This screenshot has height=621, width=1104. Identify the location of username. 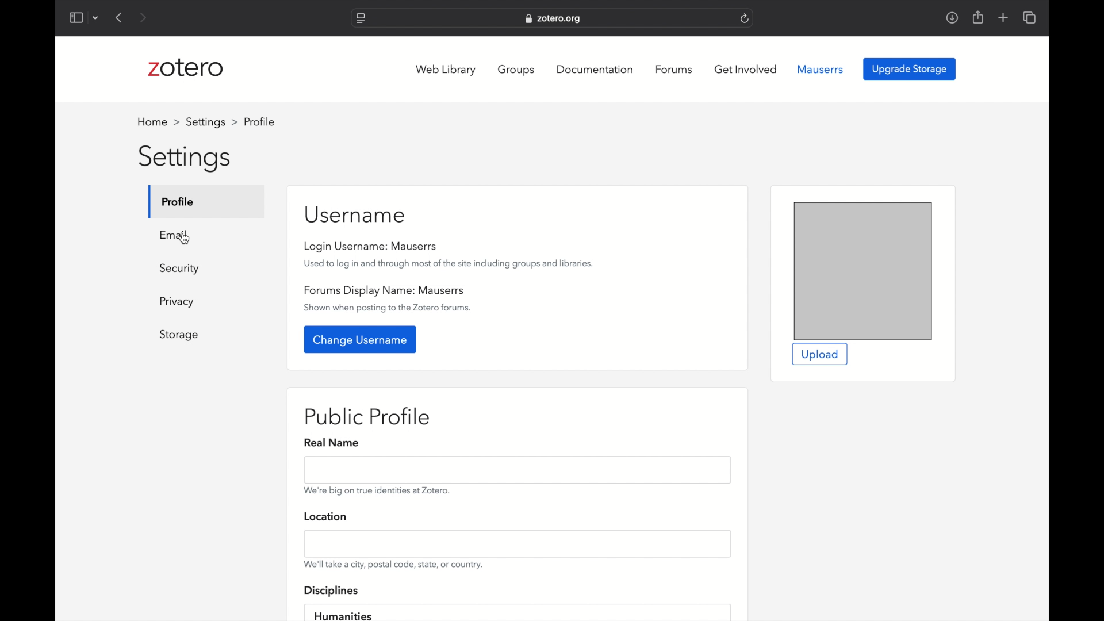
(349, 213).